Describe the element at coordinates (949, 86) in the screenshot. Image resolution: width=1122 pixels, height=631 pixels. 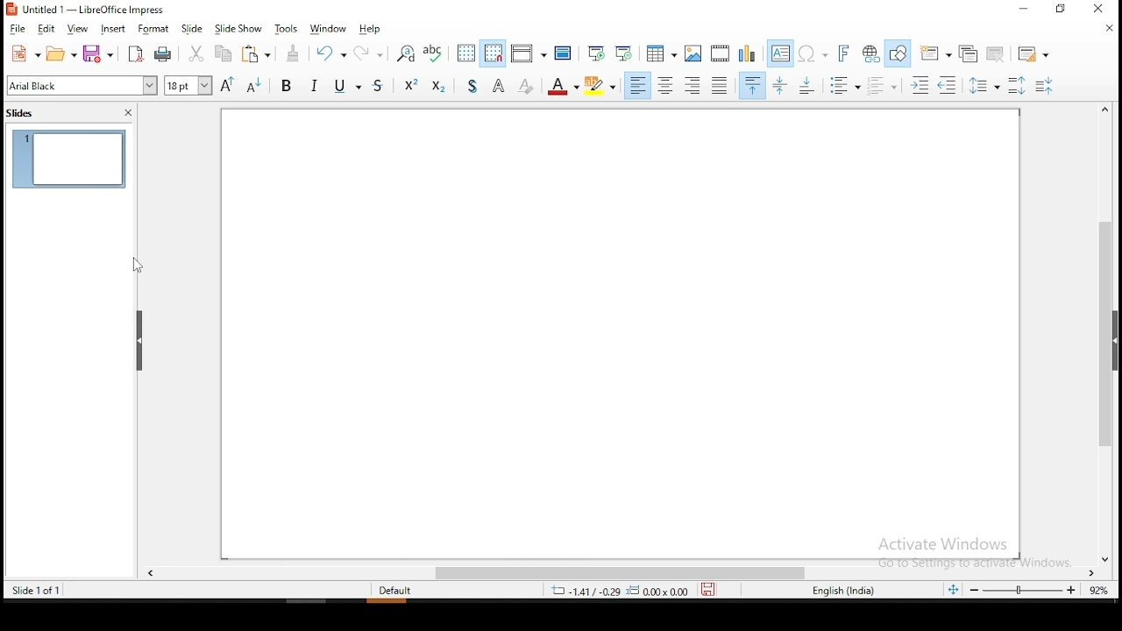
I see `decrease indent` at that location.